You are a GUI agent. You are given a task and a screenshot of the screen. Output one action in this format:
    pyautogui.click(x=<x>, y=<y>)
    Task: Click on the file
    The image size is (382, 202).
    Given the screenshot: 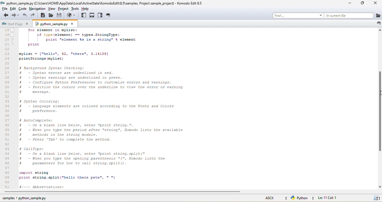 What is the action you would take?
    pyautogui.click(x=4, y=9)
    